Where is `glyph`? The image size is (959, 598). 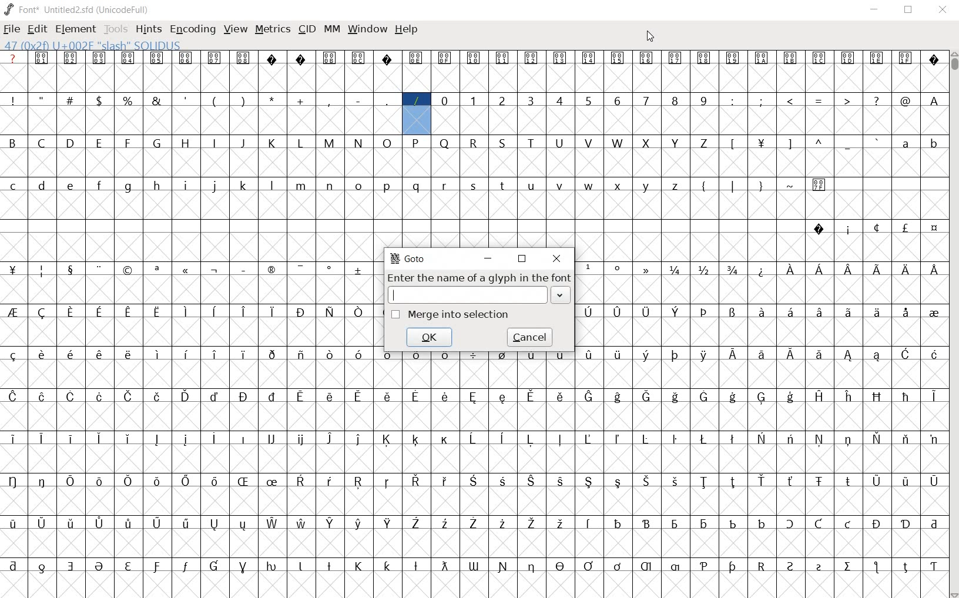 glyph is located at coordinates (99, 58).